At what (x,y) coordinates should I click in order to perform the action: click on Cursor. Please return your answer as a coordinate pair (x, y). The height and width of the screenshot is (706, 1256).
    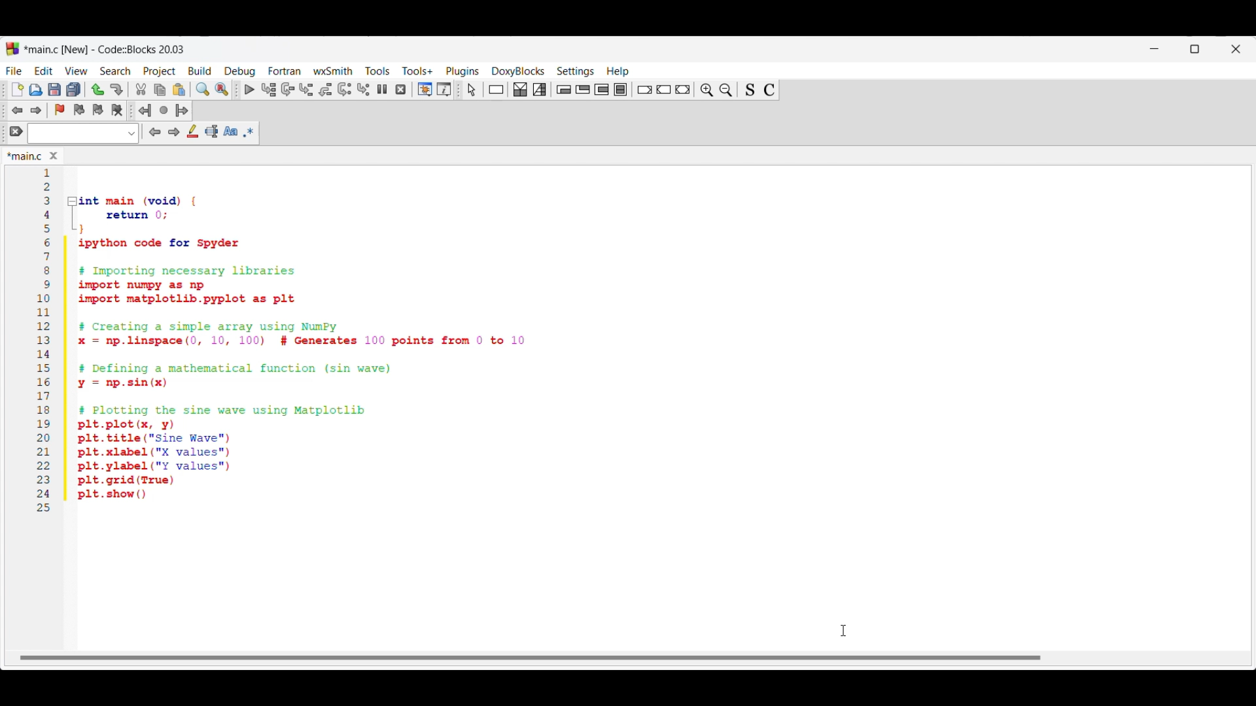
    Looking at the image, I should click on (843, 630).